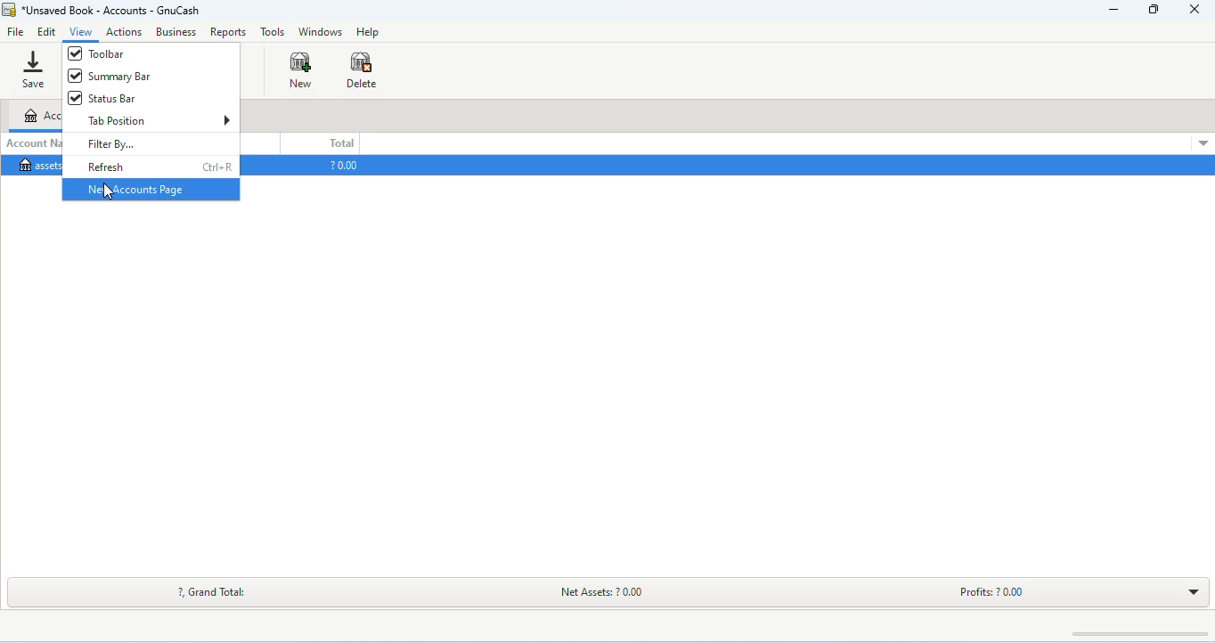  What do you see at coordinates (159, 121) in the screenshot?
I see `tab position` at bounding box center [159, 121].